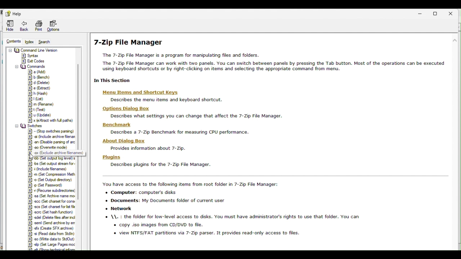 The width and height of the screenshot is (461, 259). Describe the element at coordinates (149, 149) in the screenshot. I see `Provides information about 7-Zip.` at that location.